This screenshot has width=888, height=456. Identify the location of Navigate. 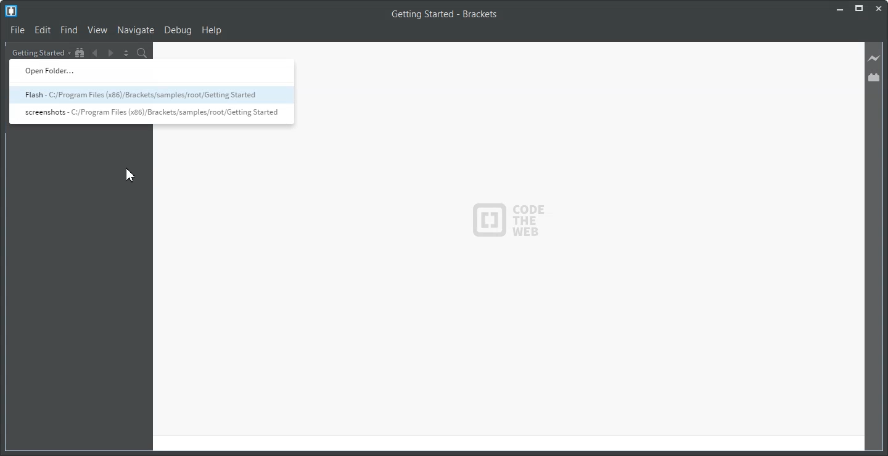
(136, 31).